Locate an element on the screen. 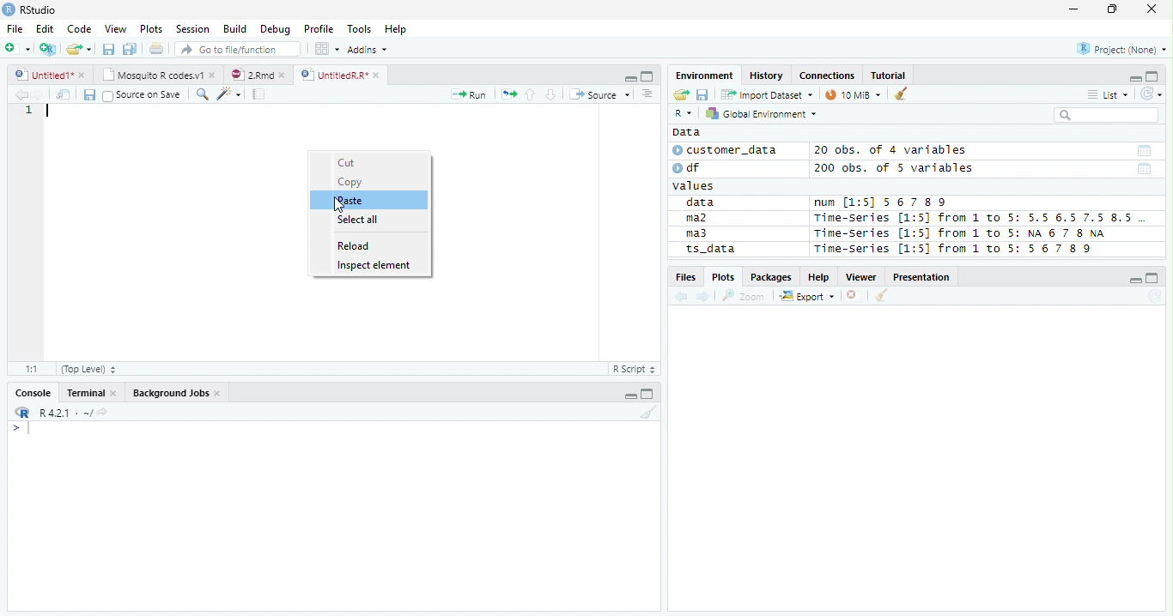 The width and height of the screenshot is (1173, 616). Tools is located at coordinates (362, 27).